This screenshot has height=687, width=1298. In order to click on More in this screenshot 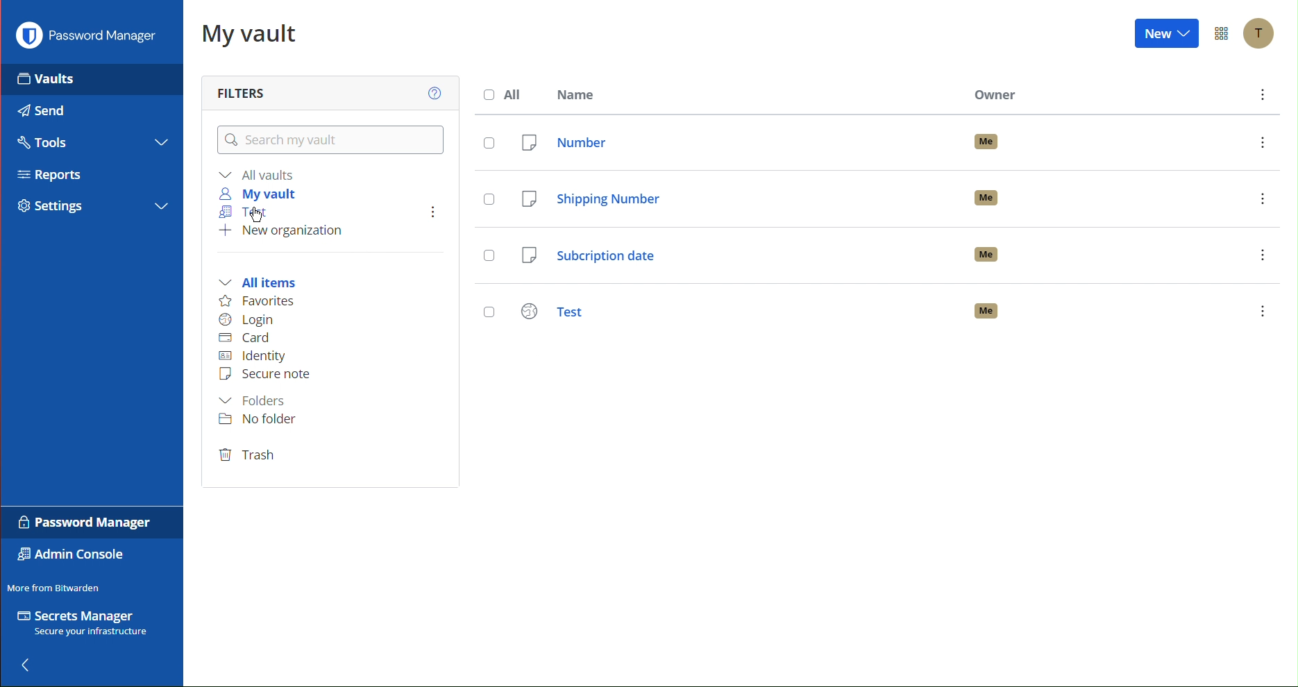, I will do `click(1259, 96)`.